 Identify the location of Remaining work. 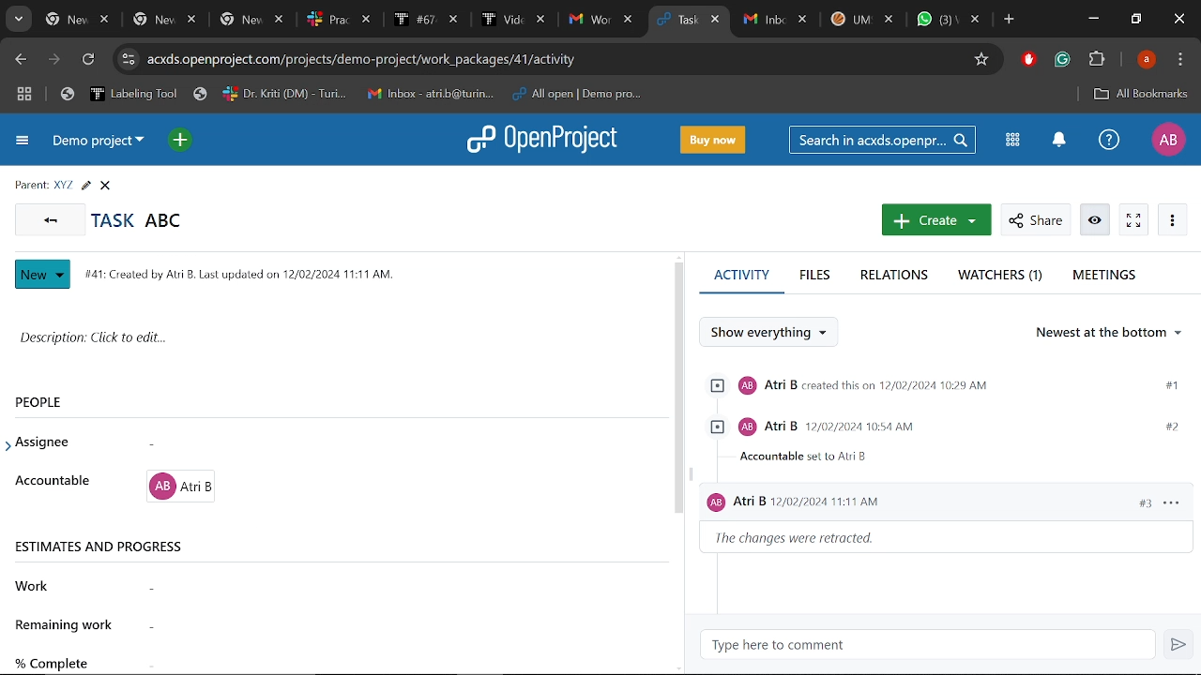
(68, 624).